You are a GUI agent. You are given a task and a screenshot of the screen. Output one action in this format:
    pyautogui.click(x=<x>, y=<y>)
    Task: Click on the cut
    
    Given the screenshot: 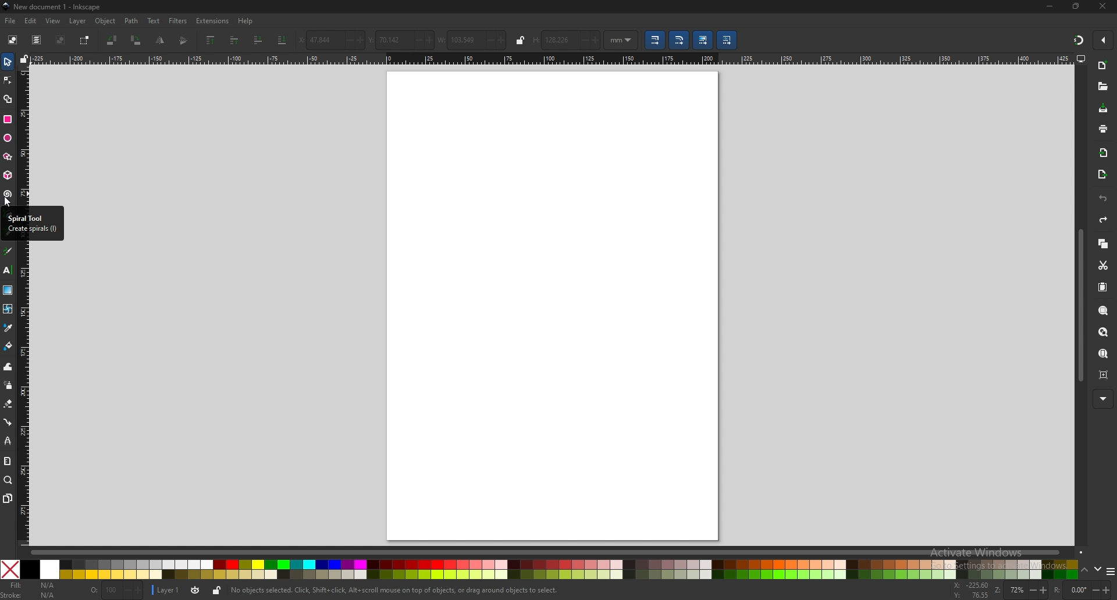 What is the action you would take?
    pyautogui.click(x=1104, y=266)
    